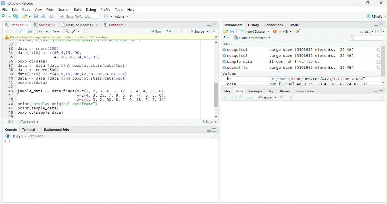 The width and height of the screenshot is (387, 204). What do you see at coordinates (21, 32) in the screenshot?
I see `Show in new window` at bounding box center [21, 32].